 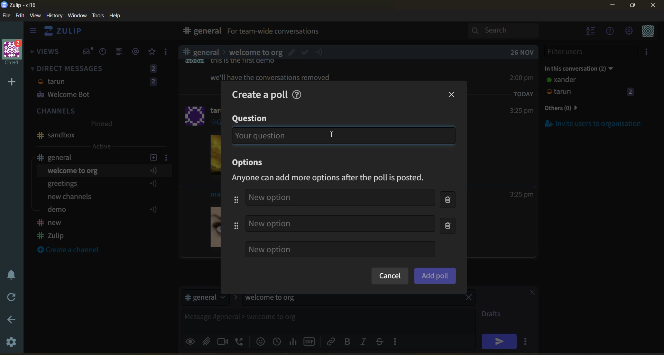 I want to click on drafts, so click(x=494, y=315).